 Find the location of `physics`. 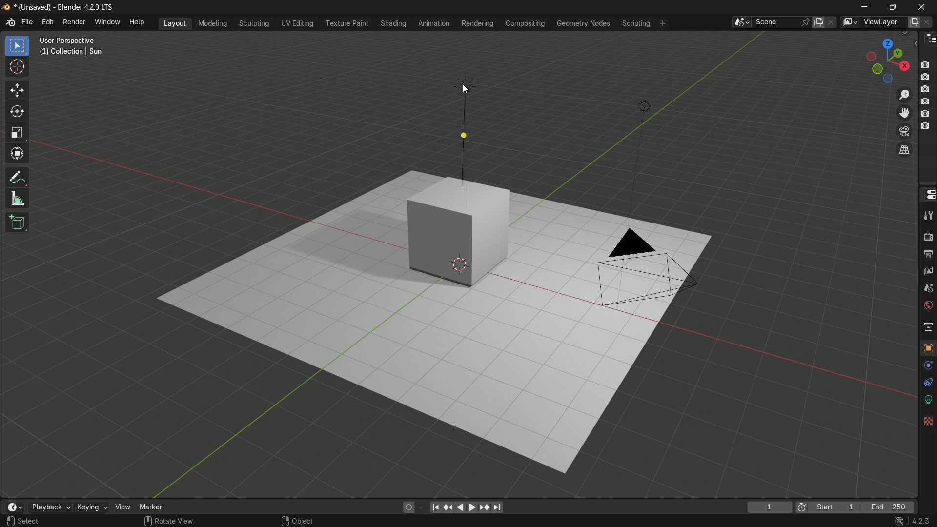

physics is located at coordinates (928, 365).